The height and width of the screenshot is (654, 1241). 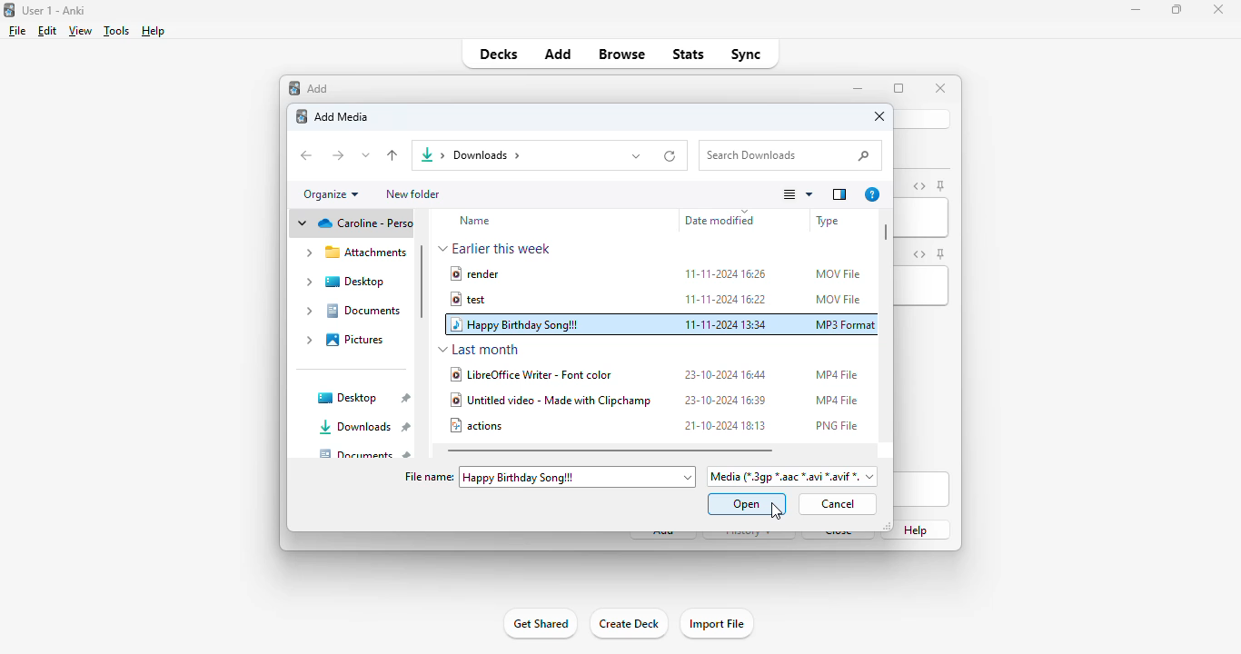 What do you see at coordinates (496, 248) in the screenshot?
I see `earlier this week` at bounding box center [496, 248].